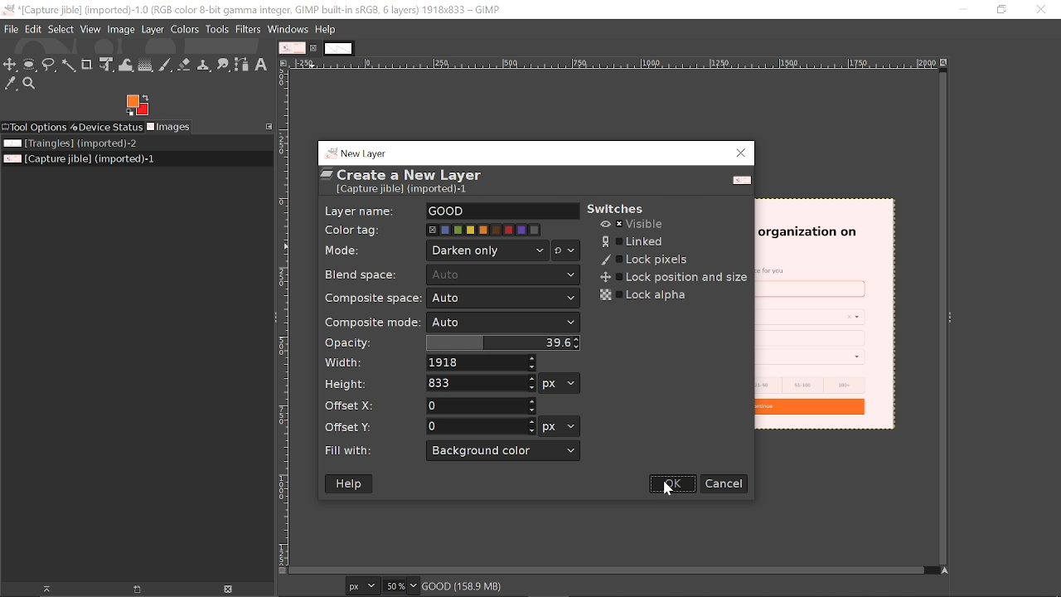  What do you see at coordinates (957, 9) in the screenshot?
I see `minimize` at bounding box center [957, 9].